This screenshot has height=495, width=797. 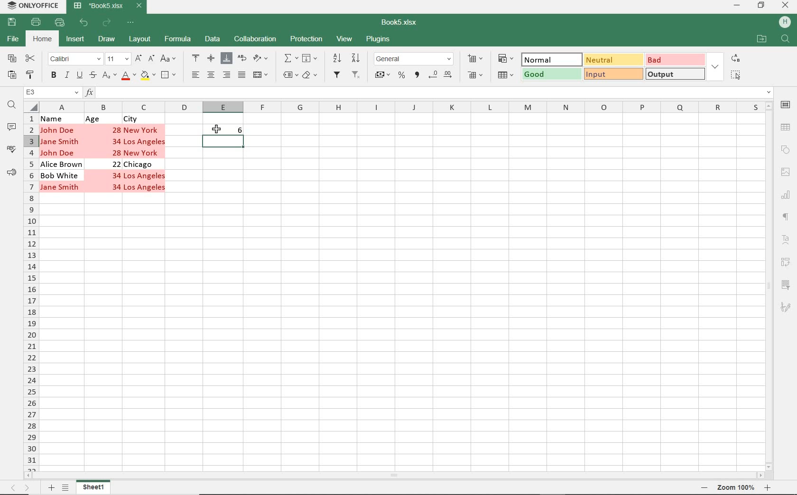 I want to click on COLLABORATION, so click(x=255, y=39).